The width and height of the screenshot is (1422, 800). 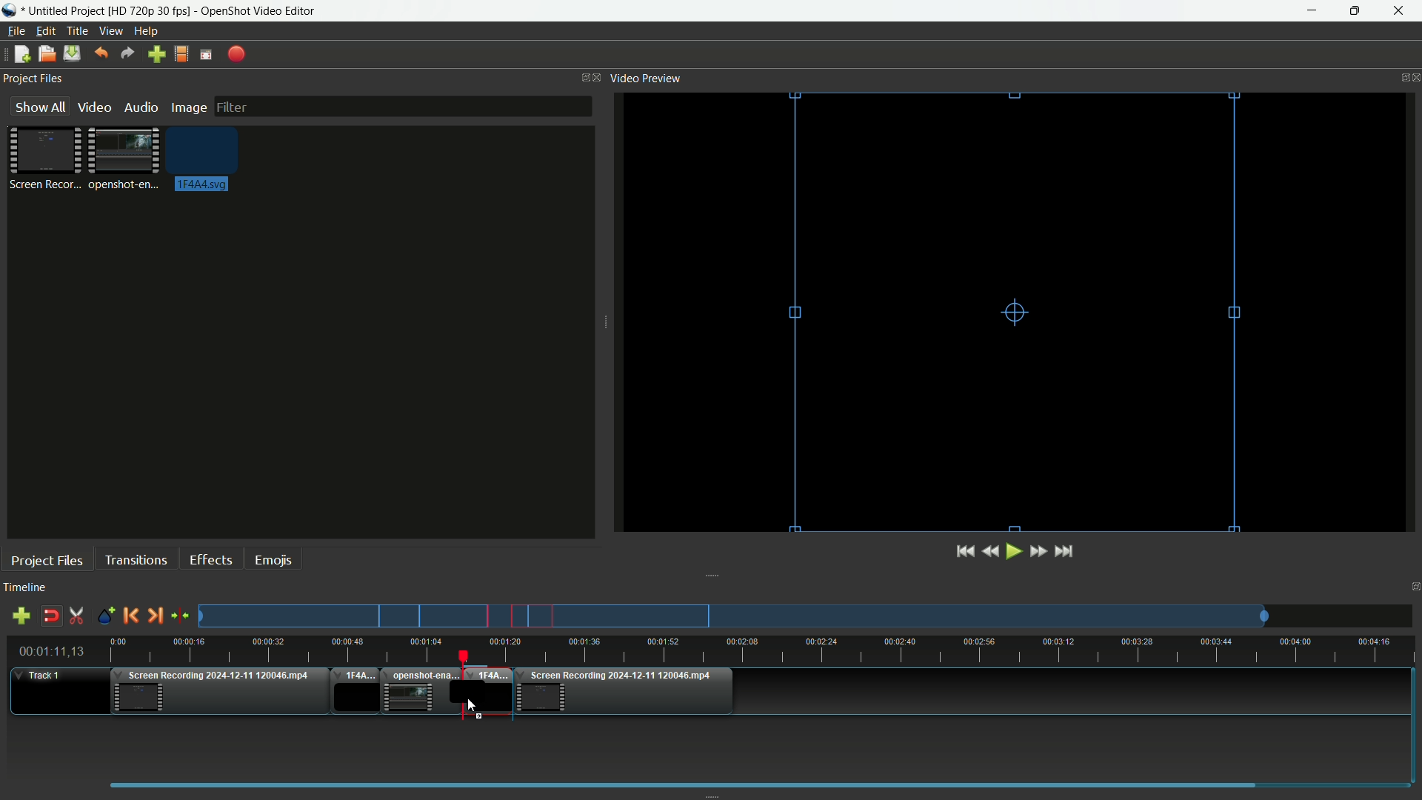 What do you see at coordinates (1399, 11) in the screenshot?
I see `close app` at bounding box center [1399, 11].